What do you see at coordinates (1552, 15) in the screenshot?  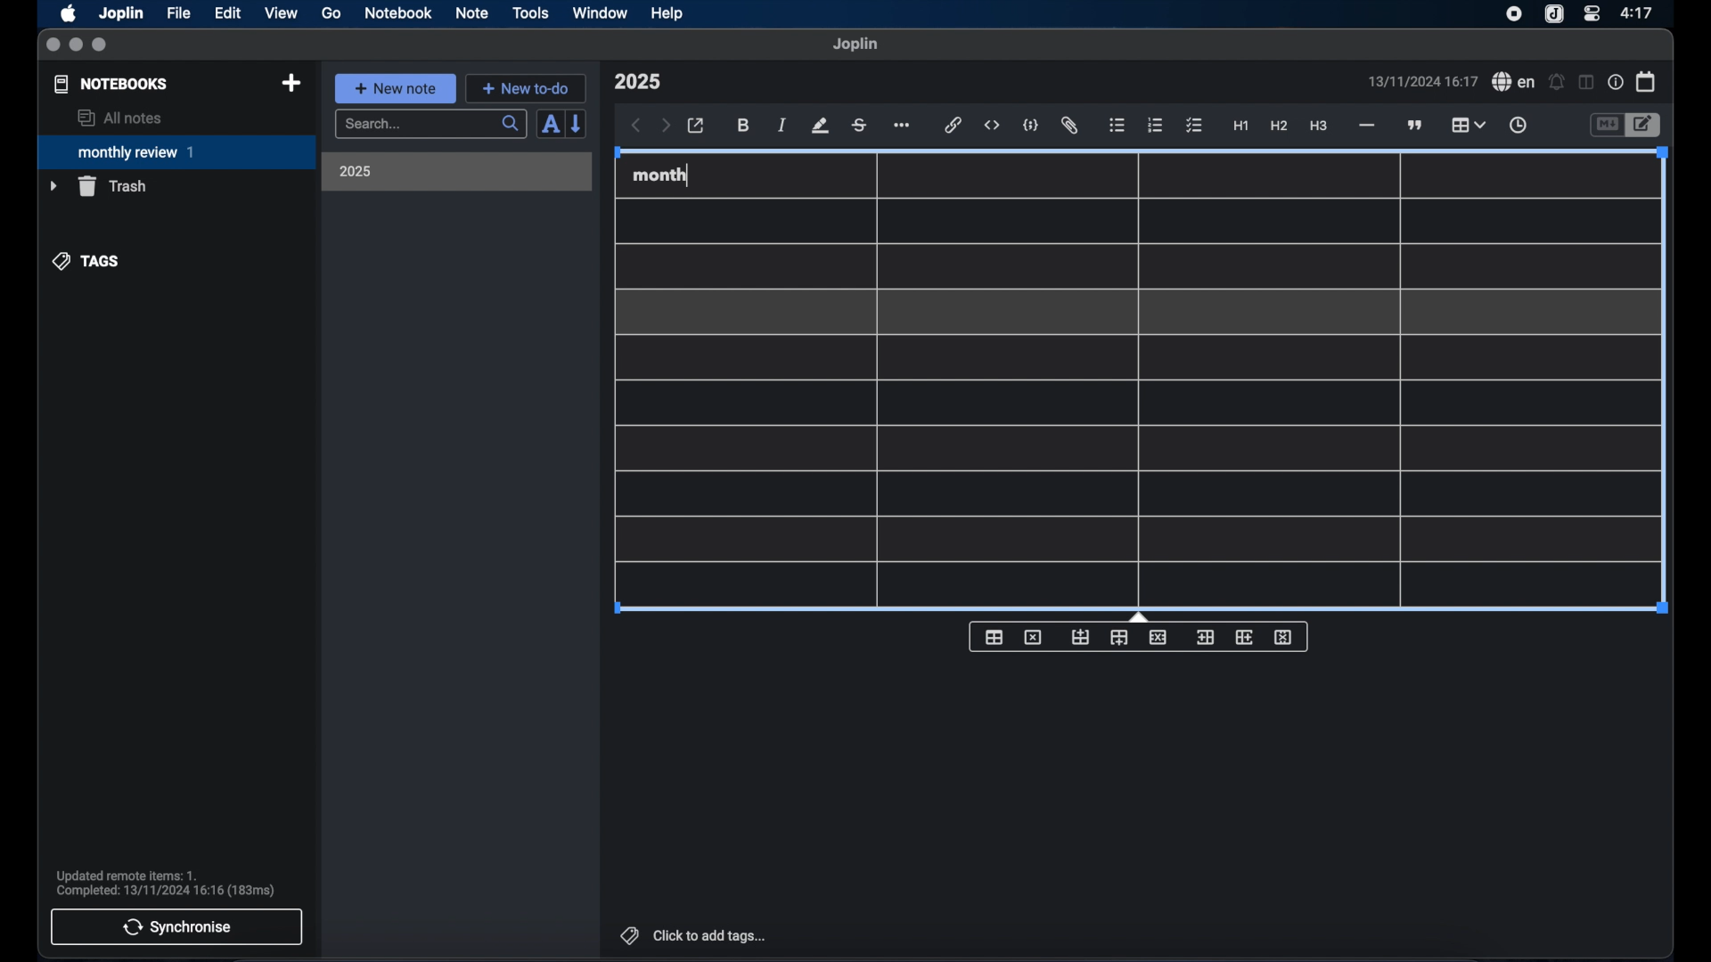 I see `joplin icon` at bounding box center [1552, 15].